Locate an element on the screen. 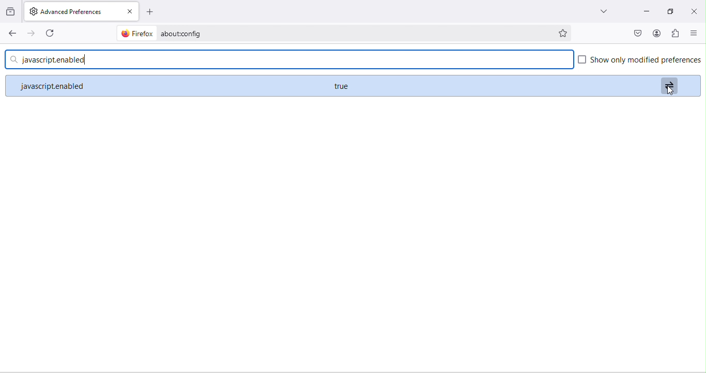 The height and width of the screenshot is (373, 706). close or open sidebar is located at coordinates (696, 33).